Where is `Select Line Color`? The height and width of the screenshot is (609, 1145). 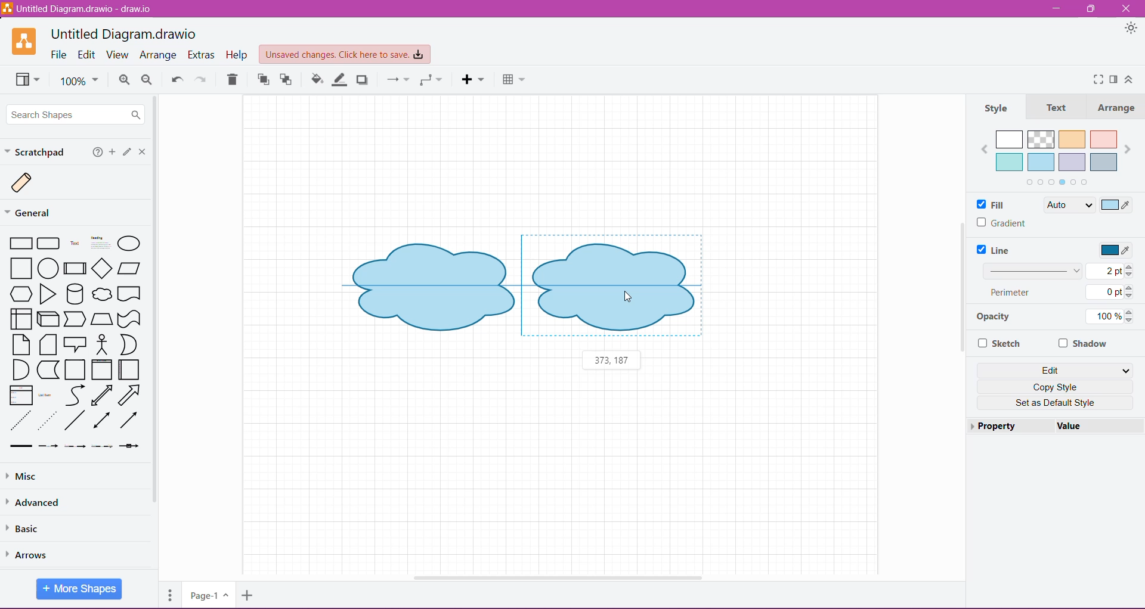 Select Line Color is located at coordinates (1117, 251).